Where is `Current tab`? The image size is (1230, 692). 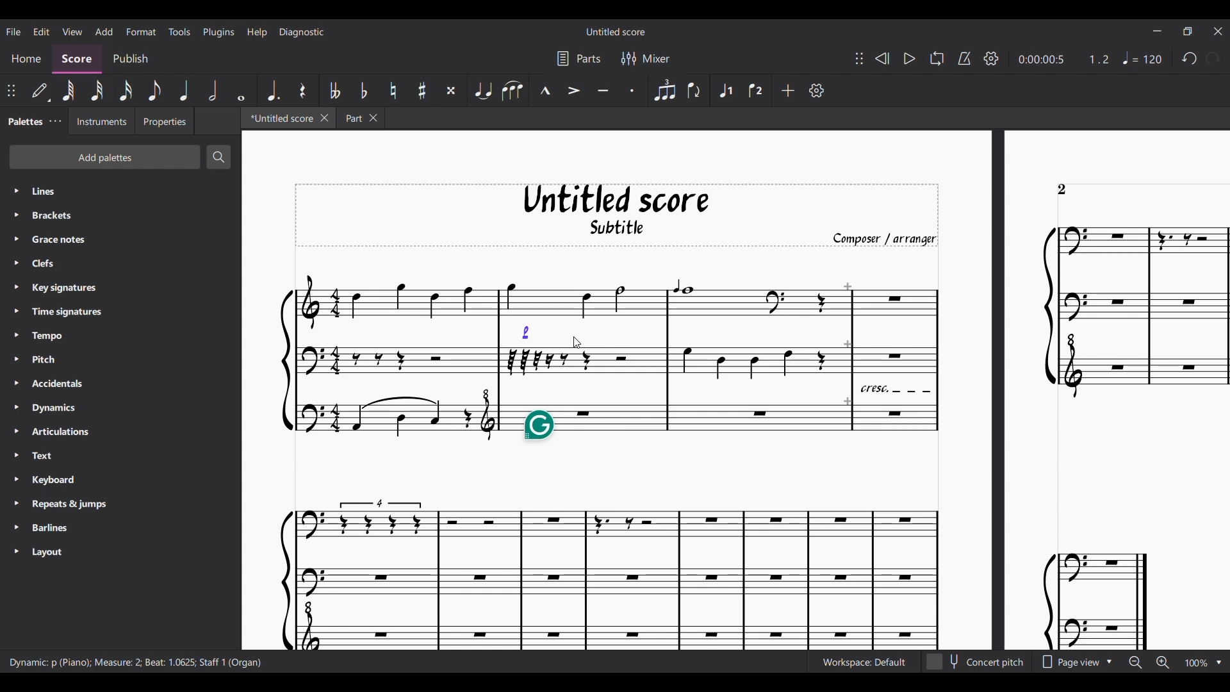 Current tab is located at coordinates (279, 117).